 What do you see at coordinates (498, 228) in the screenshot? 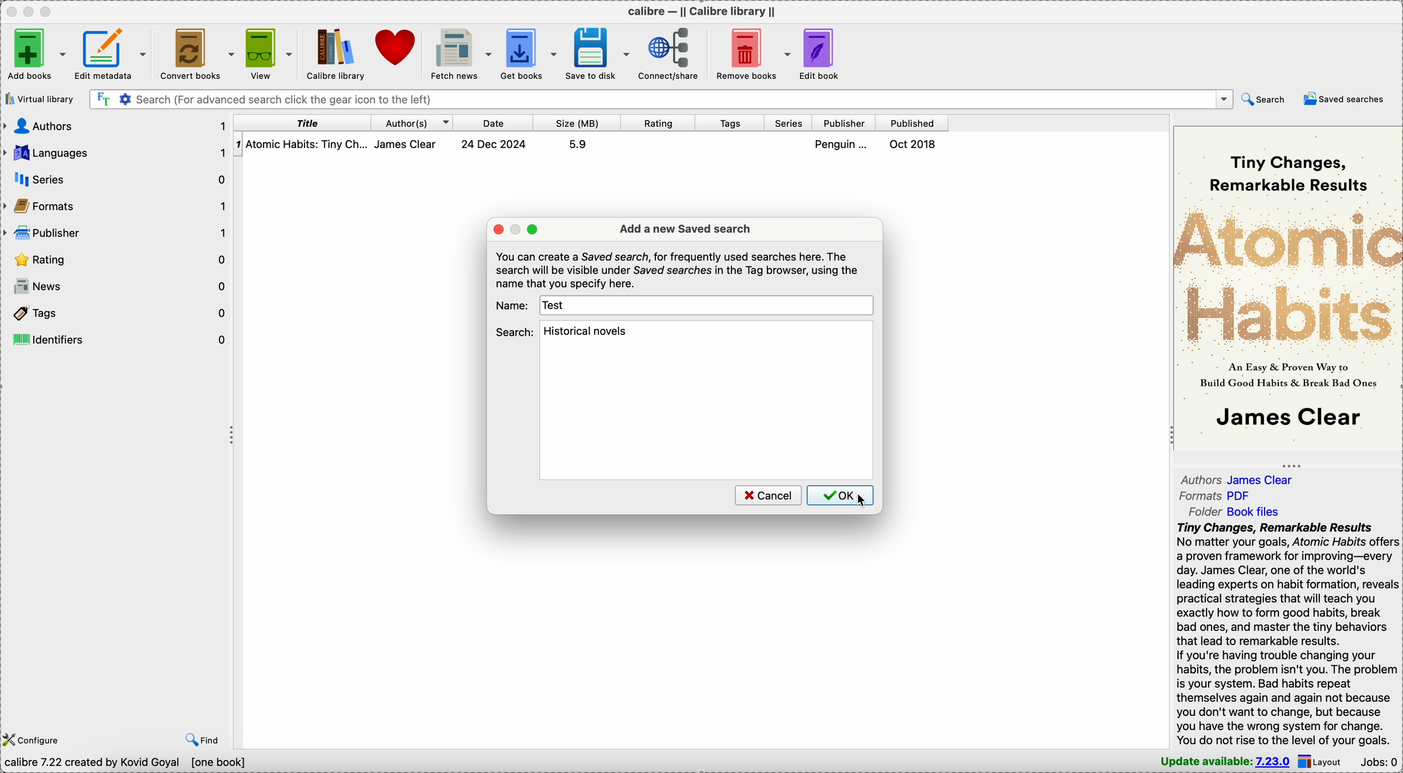
I see `close pop-up` at bounding box center [498, 228].